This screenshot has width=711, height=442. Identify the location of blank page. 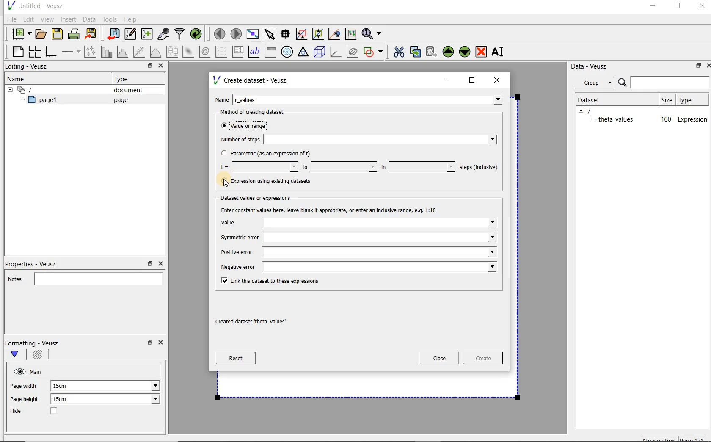
(17, 50).